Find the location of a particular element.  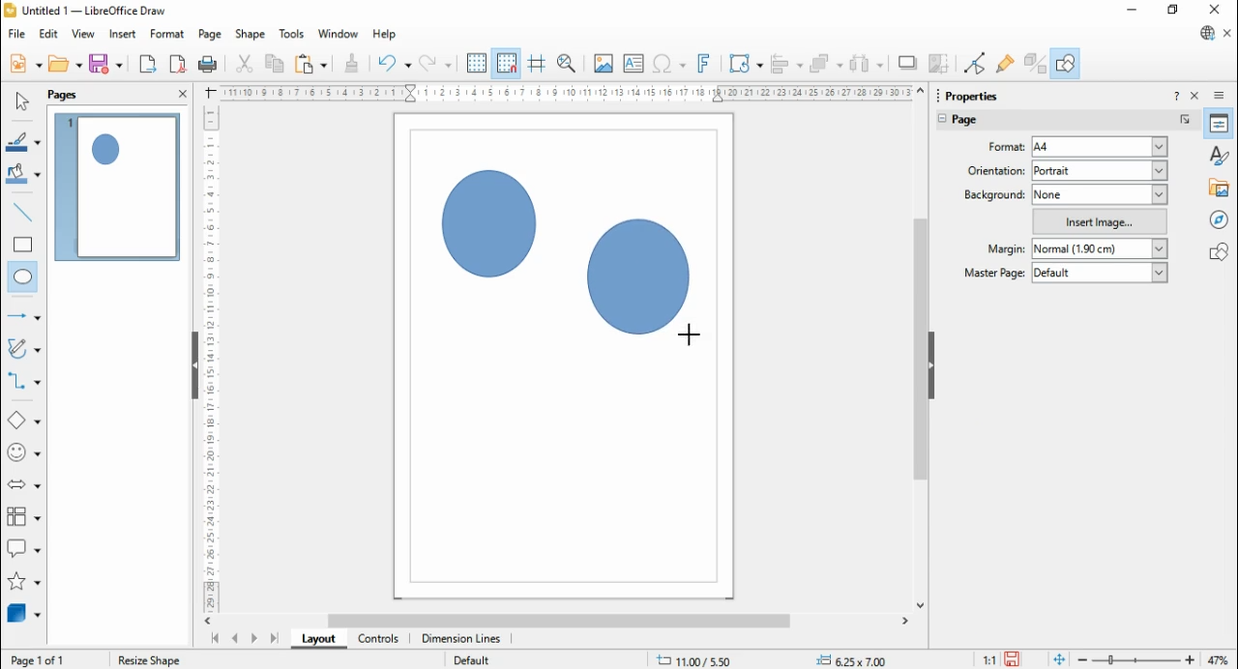

libre office update is located at coordinates (1206, 33).